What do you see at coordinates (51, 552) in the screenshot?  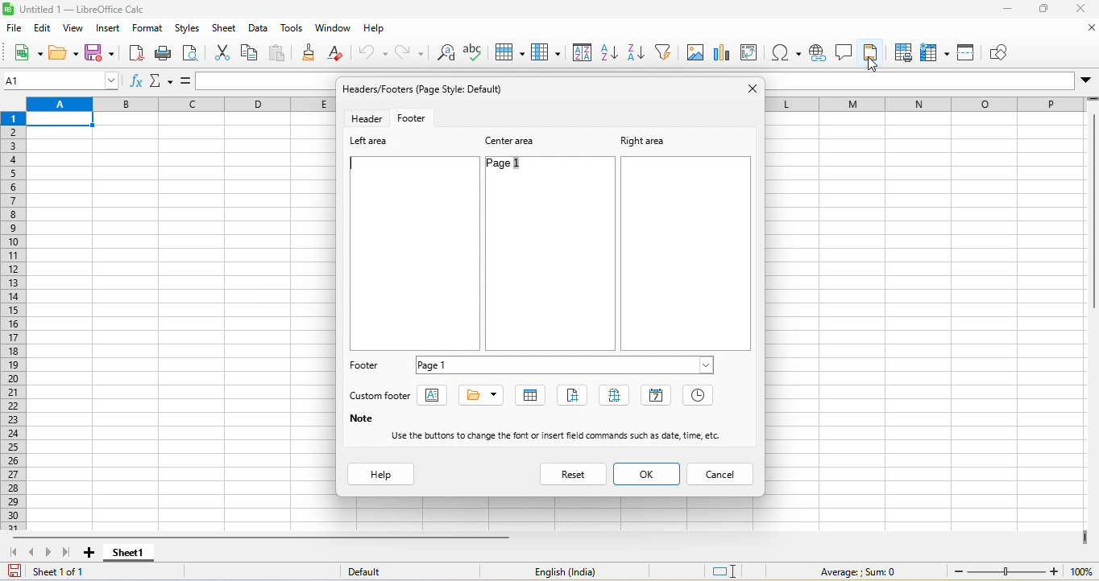 I see `next sheet` at bounding box center [51, 552].